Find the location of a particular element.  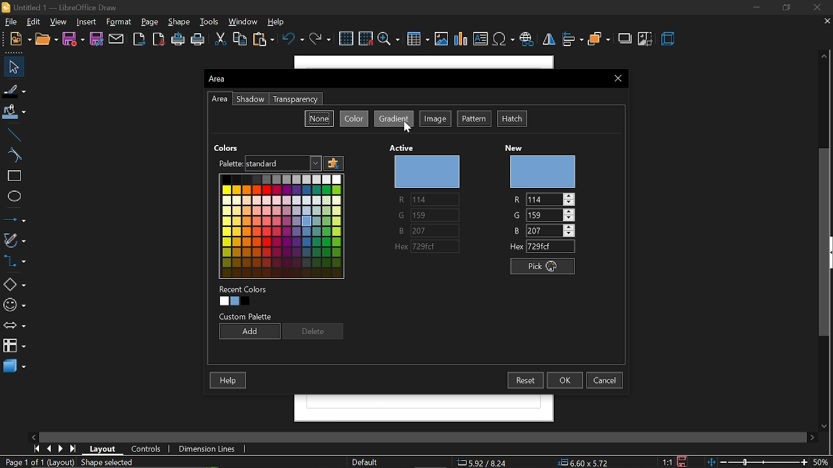

Move left is located at coordinates (35, 435).